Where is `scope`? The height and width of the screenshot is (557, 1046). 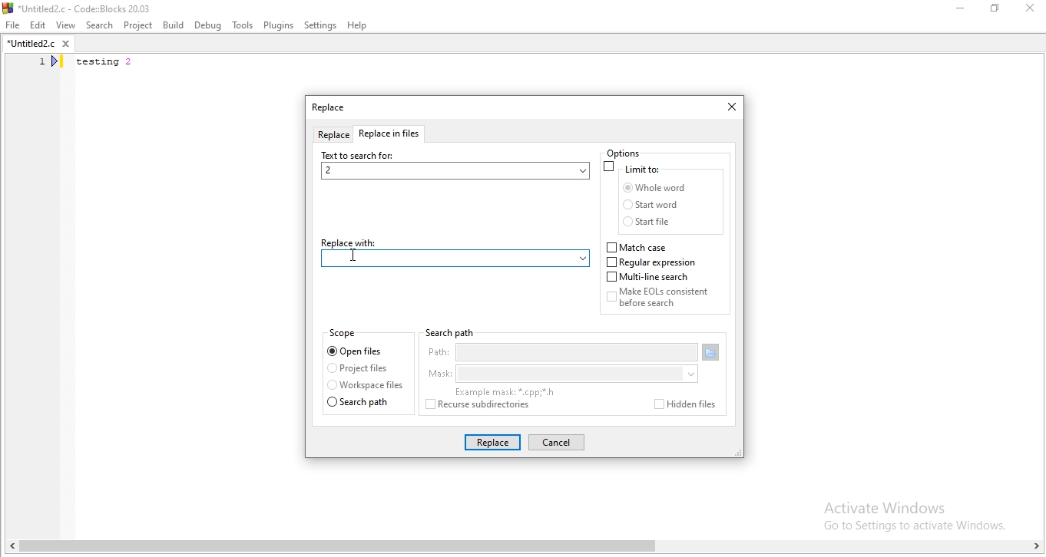
scope is located at coordinates (345, 334).